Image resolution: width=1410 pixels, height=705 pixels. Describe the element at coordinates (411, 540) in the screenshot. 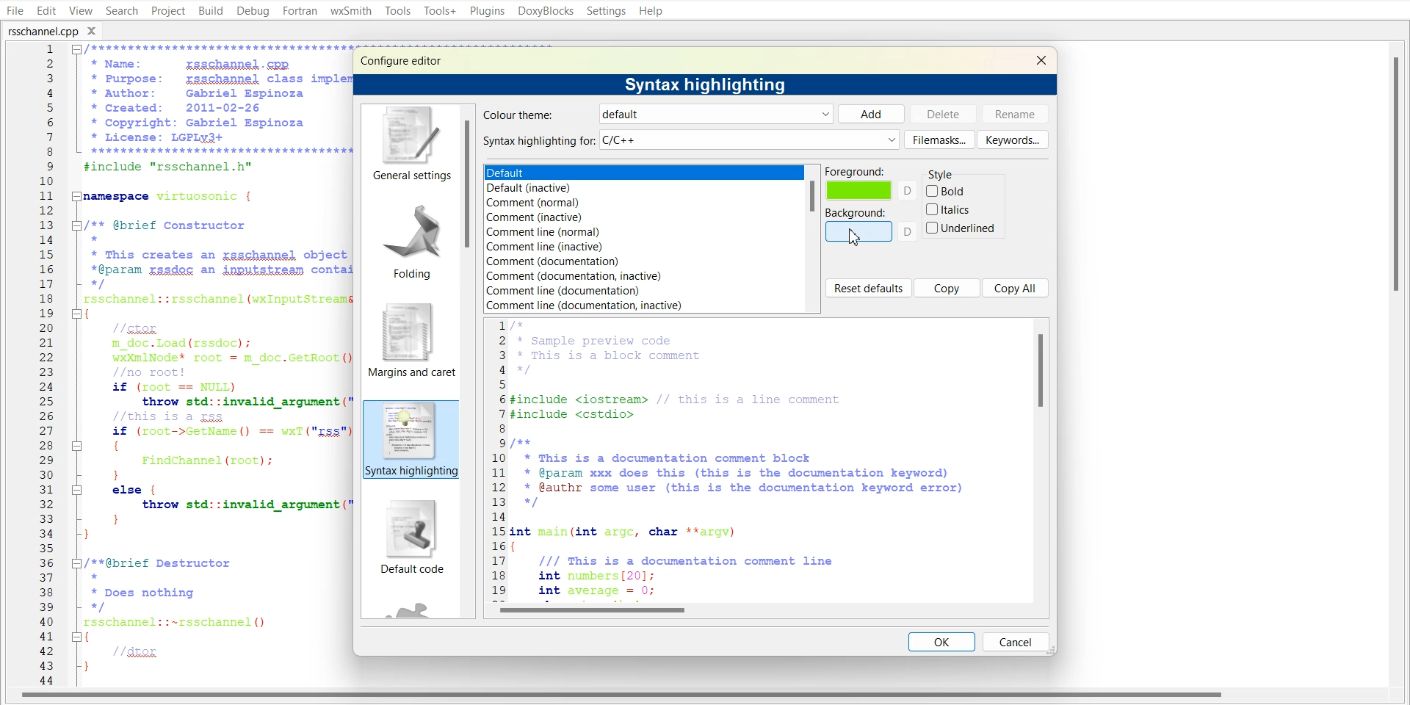

I see `Default code` at that location.